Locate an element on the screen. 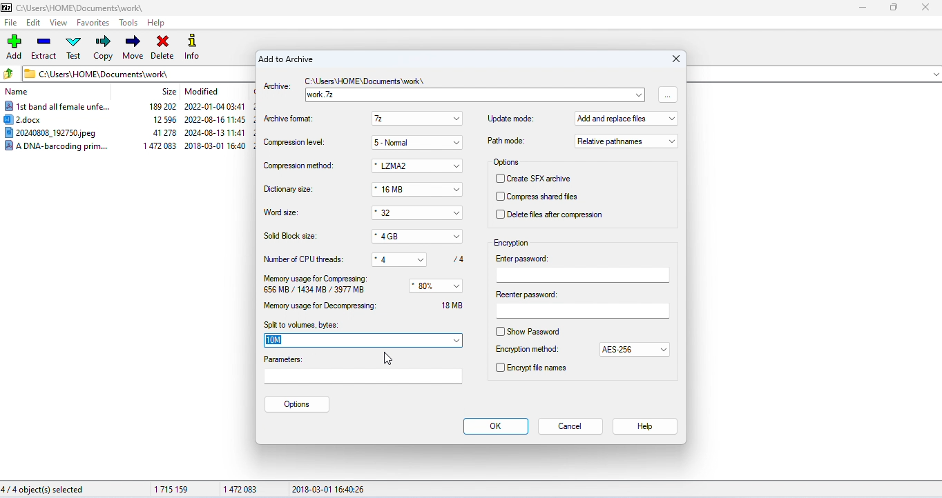 This screenshot has width=942, height=498. drop down is located at coordinates (457, 237).